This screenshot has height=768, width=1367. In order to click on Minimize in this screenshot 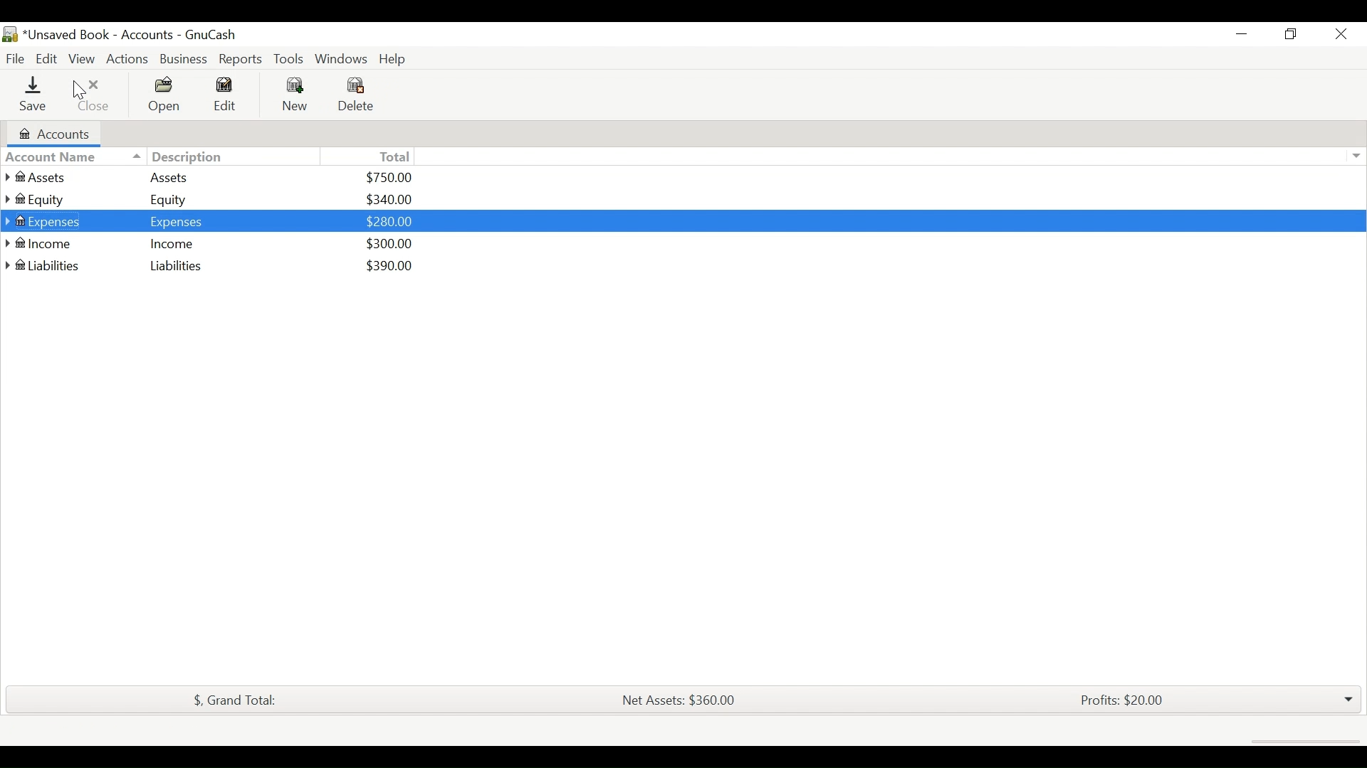, I will do `click(1242, 35)`.